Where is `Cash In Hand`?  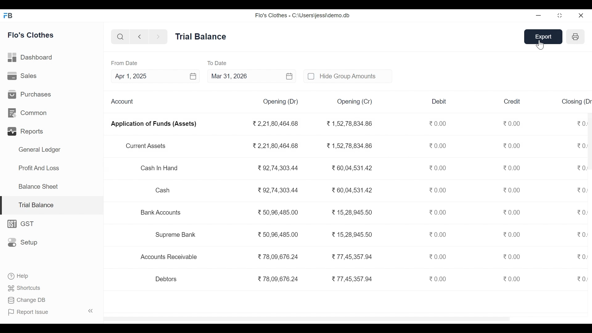
Cash In Hand is located at coordinates (162, 169).